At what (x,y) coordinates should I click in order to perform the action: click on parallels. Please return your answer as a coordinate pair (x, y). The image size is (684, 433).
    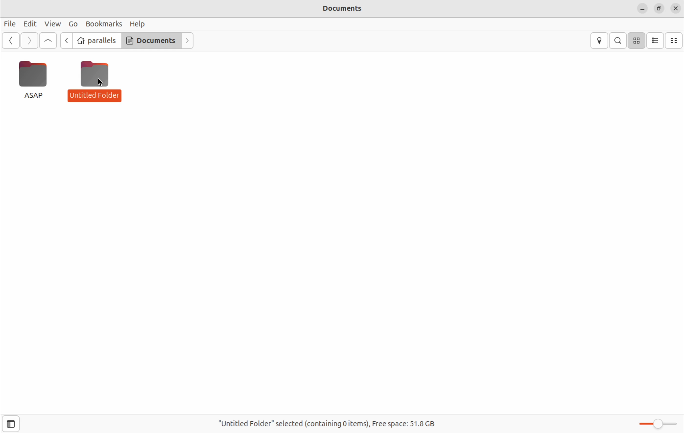
    Looking at the image, I should click on (97, 41).